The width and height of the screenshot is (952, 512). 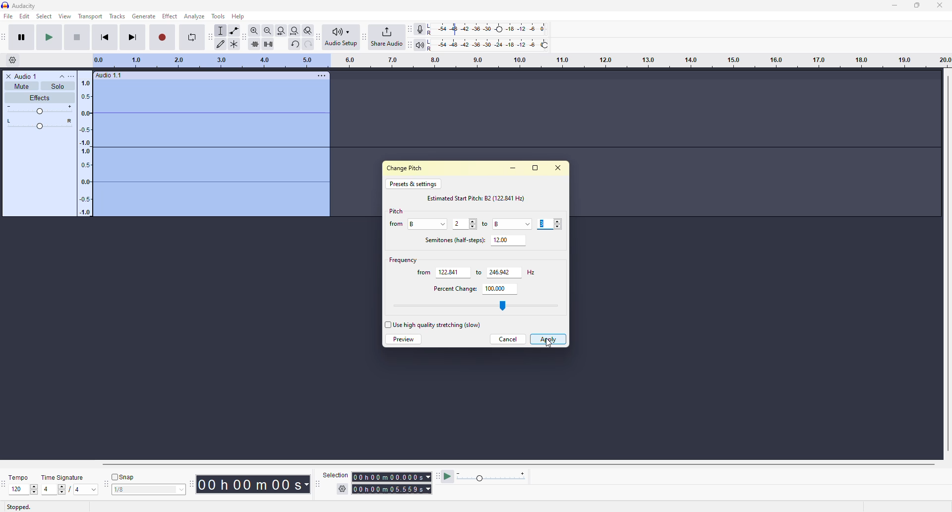 I want to click on playback meter, so click(x=419, y=44).